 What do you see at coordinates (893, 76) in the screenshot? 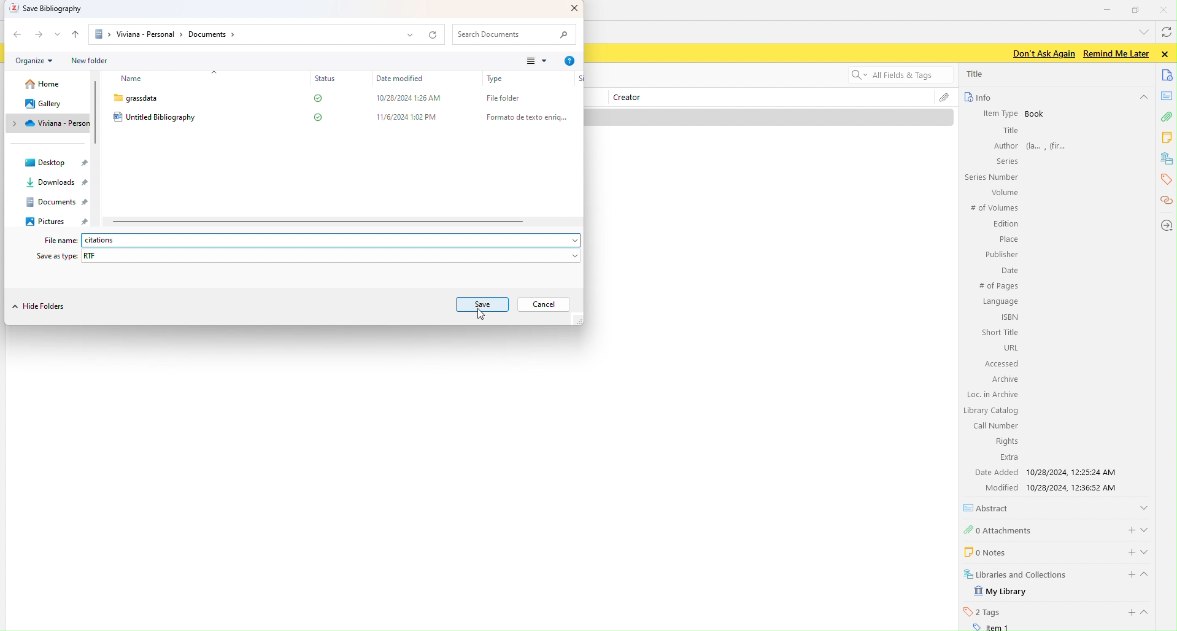
I see `All fields and tags` at bounding box center [893, 76].